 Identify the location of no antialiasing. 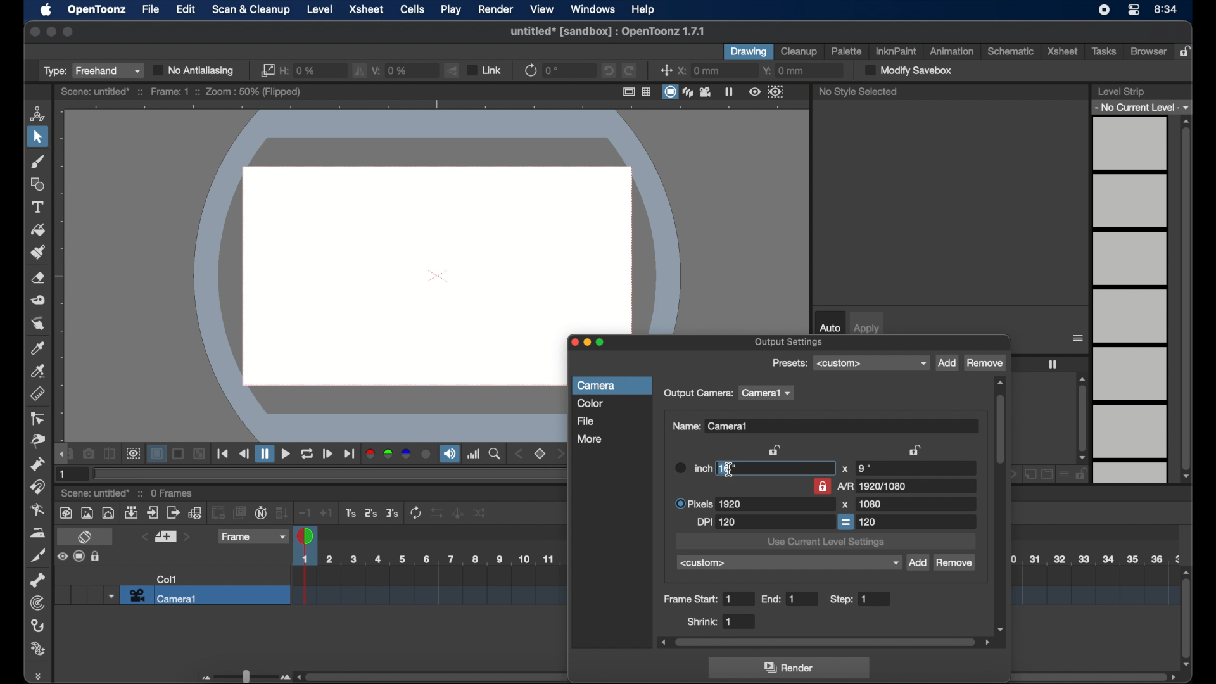
(194, 70).